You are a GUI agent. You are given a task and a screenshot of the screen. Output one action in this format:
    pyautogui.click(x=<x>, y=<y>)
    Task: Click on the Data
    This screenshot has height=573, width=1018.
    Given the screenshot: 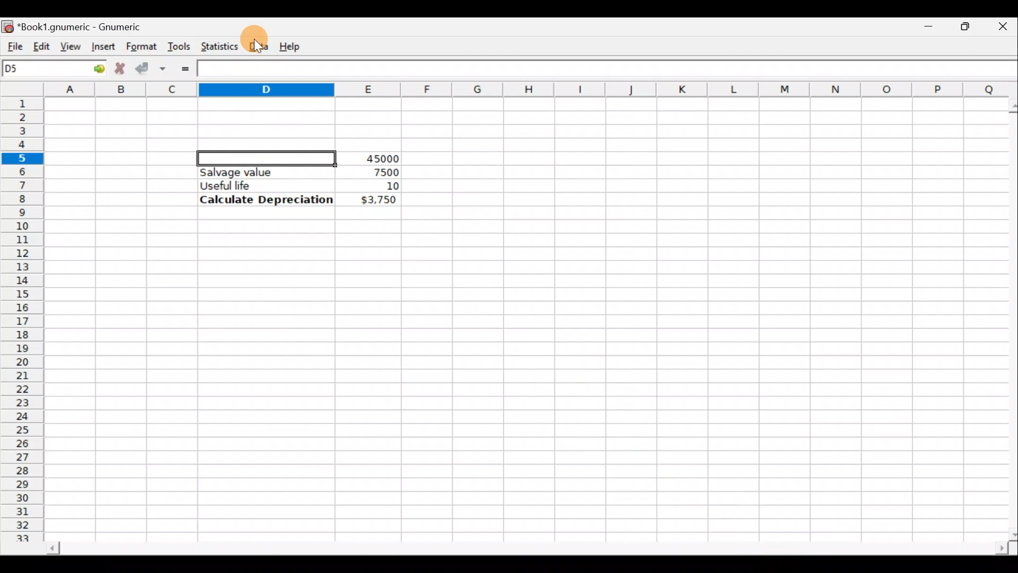 What is the action you would take?
    pyautogui.click(x=258, y=44)
    